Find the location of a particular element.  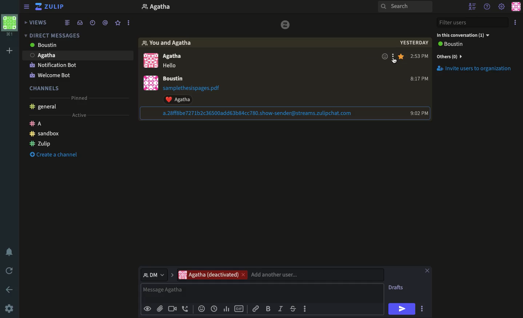

agatha is located at coordinates (79, 55).